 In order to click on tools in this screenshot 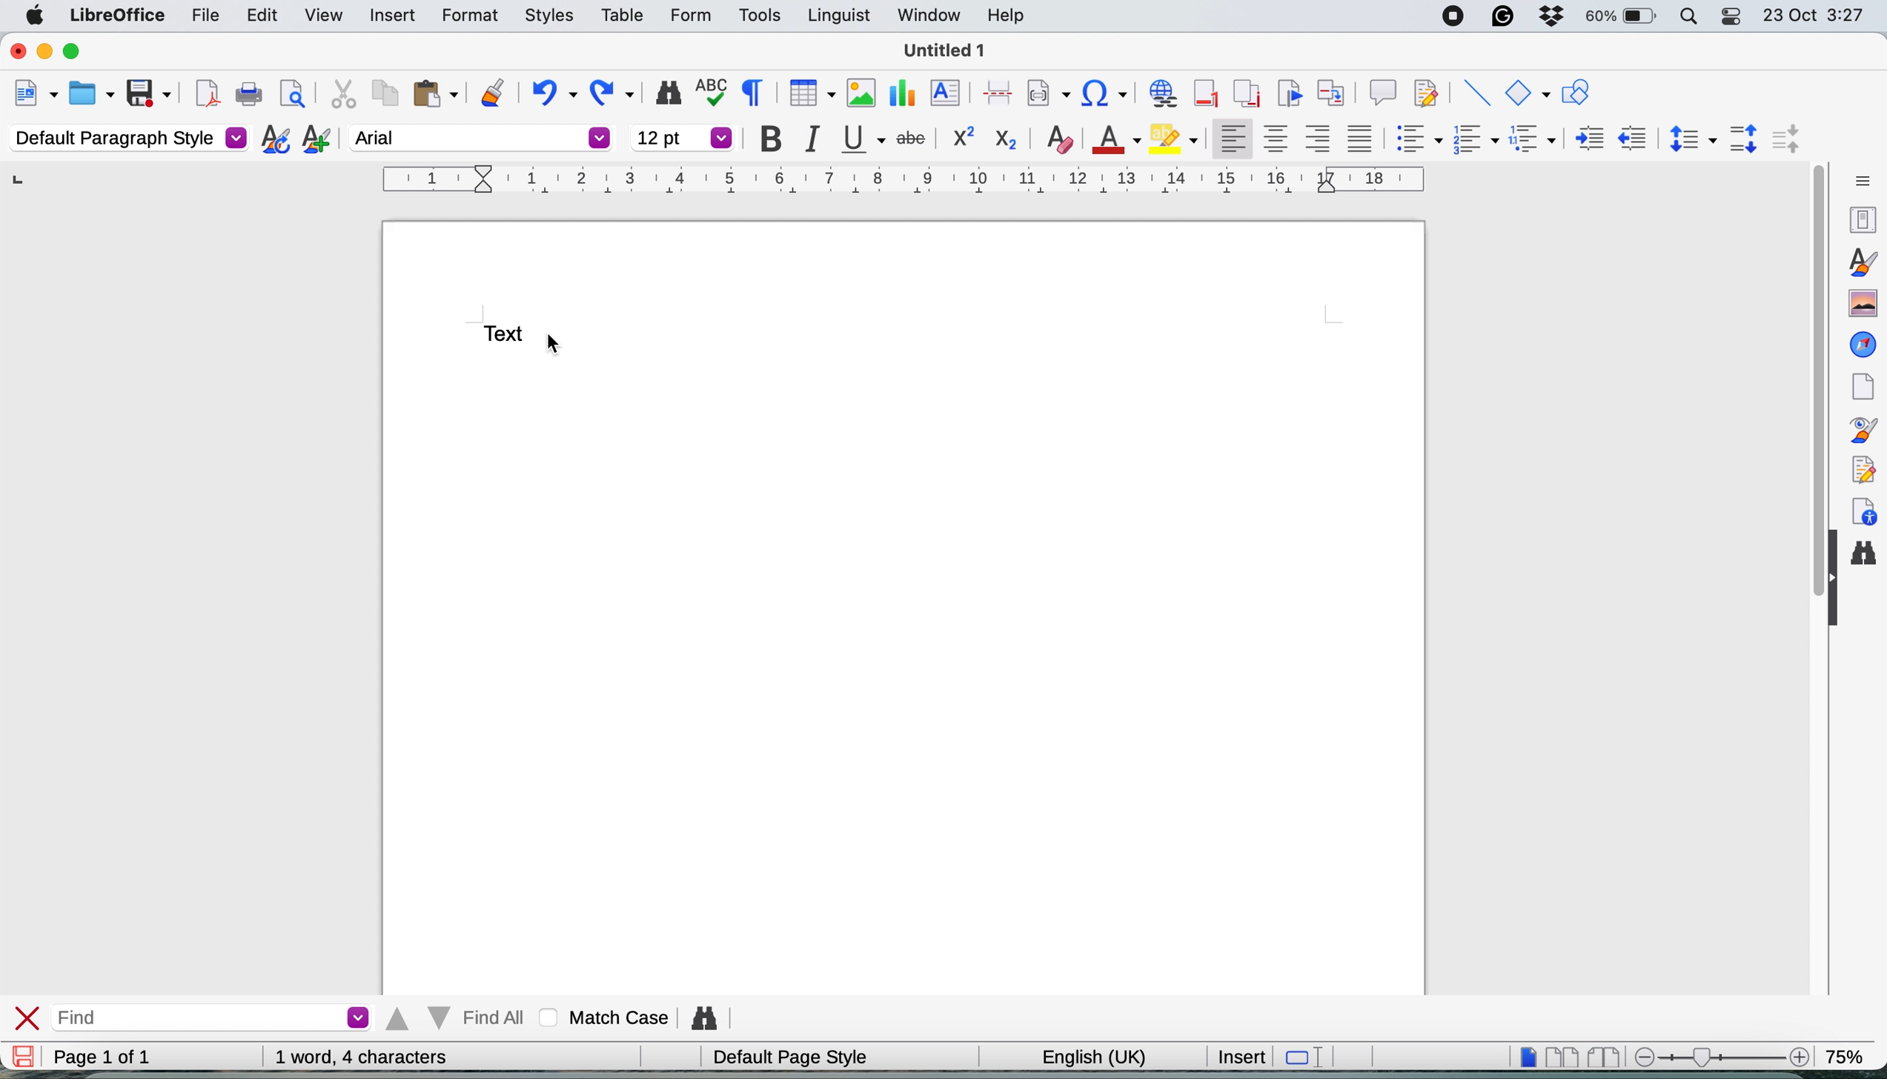, I will do `click(759, 17)`.